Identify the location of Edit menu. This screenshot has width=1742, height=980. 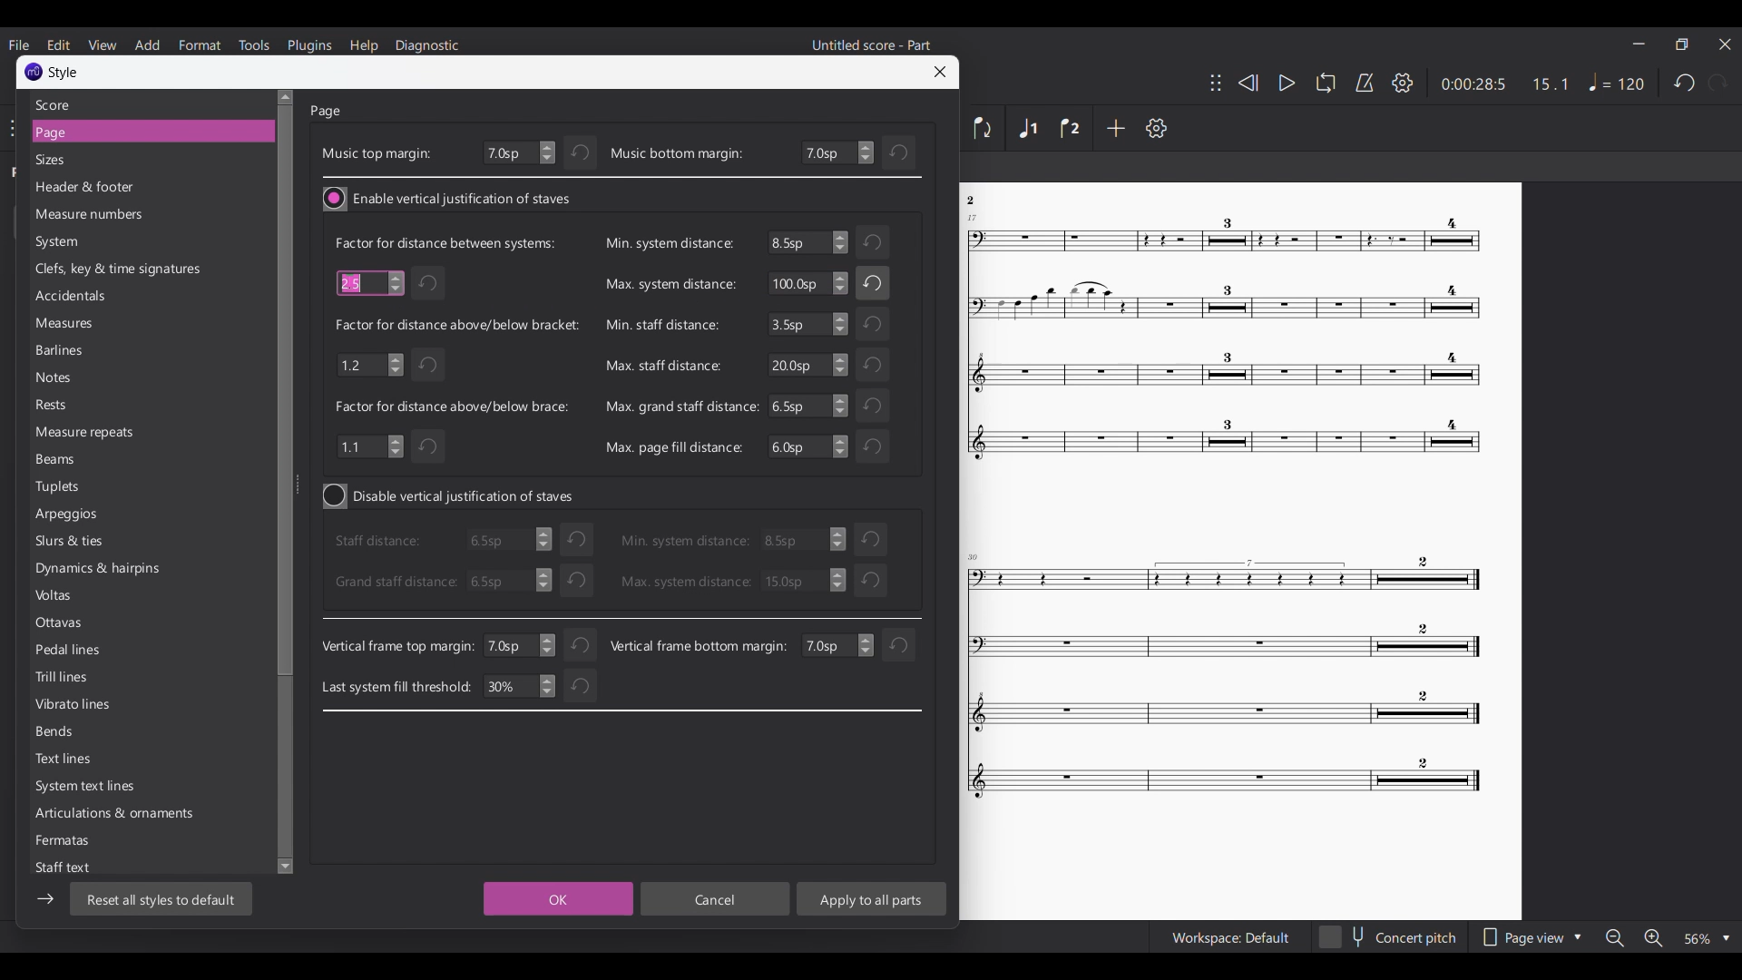
(58, 44).